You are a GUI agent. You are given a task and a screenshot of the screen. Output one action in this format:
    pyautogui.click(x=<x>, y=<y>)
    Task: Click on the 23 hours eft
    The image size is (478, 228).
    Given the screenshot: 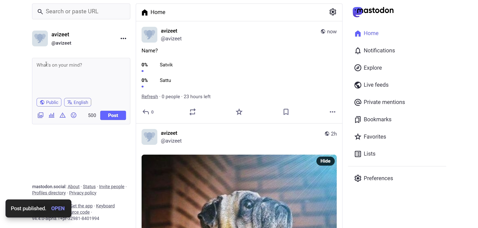 What is the action you would take?
    pyautogui.click(x=198, y=96)
    